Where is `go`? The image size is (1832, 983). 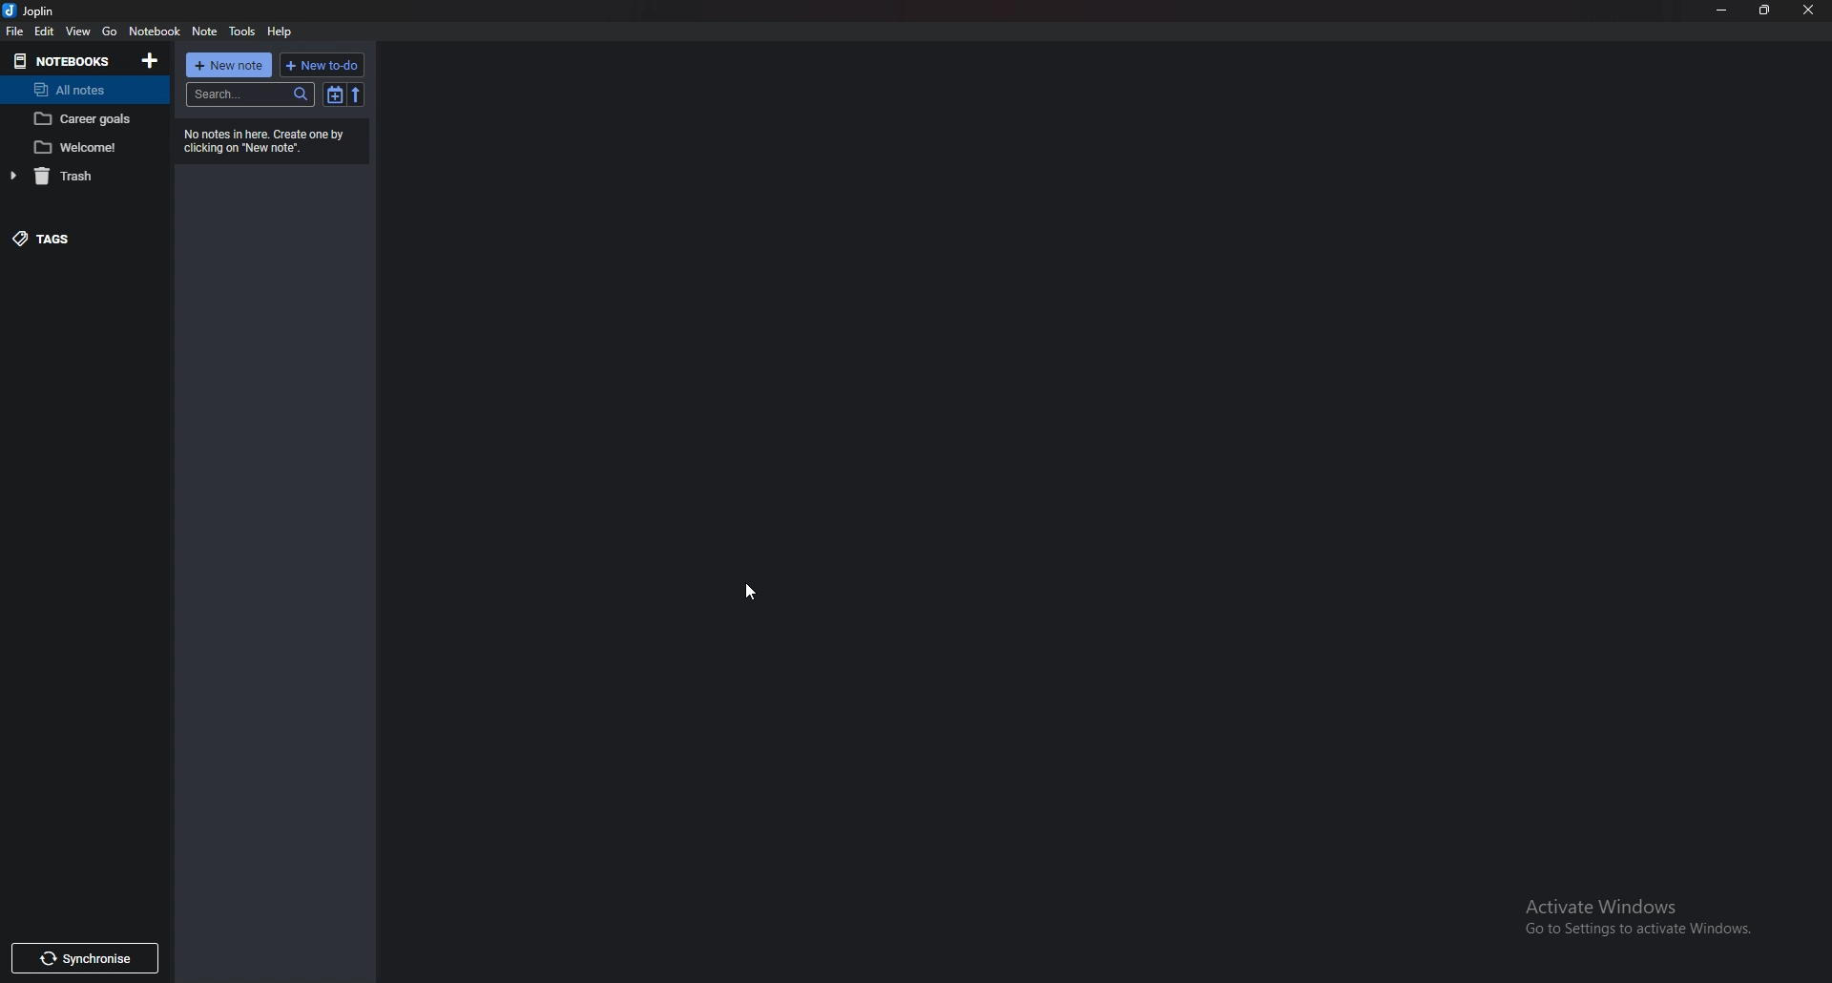 go is located at coordinates (111, 31).